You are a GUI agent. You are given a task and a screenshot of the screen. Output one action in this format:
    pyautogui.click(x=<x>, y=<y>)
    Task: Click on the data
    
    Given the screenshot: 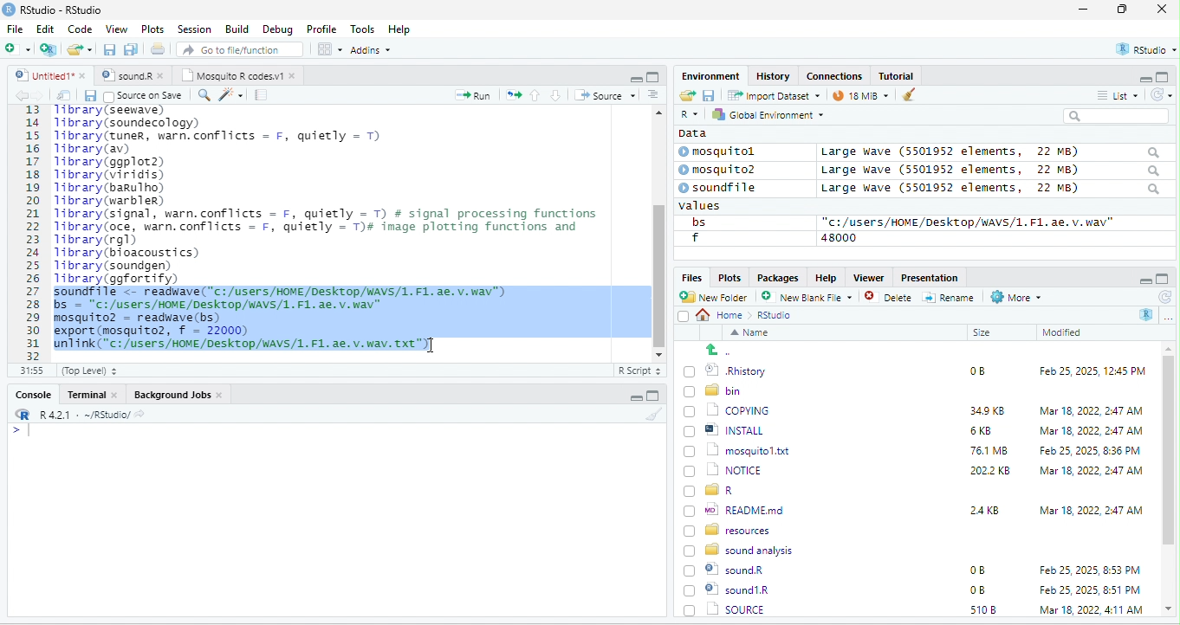 What is the action you would take?
    pyautogui.click(x=690, y=132)
    